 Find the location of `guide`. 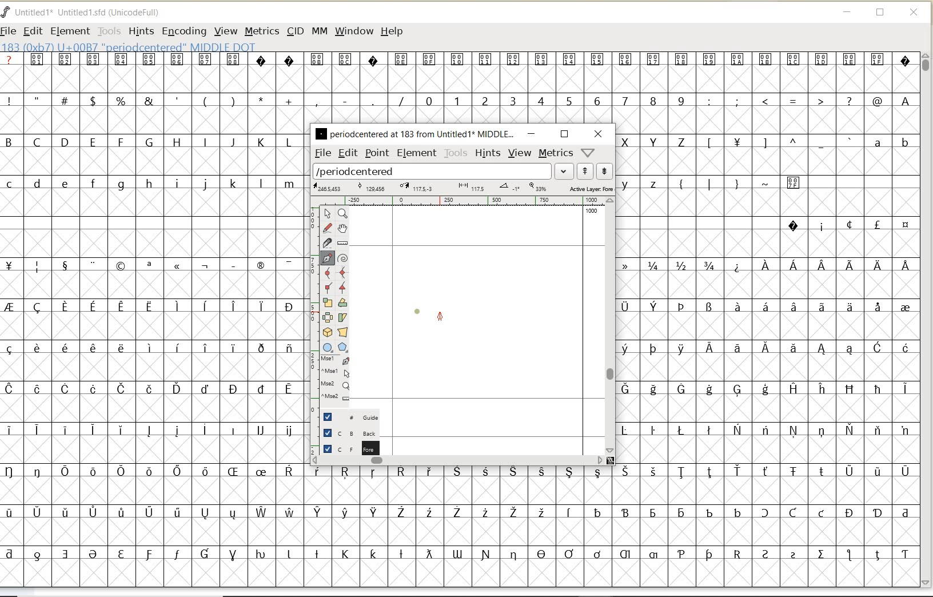

guide is located at coordinates (347, 417).